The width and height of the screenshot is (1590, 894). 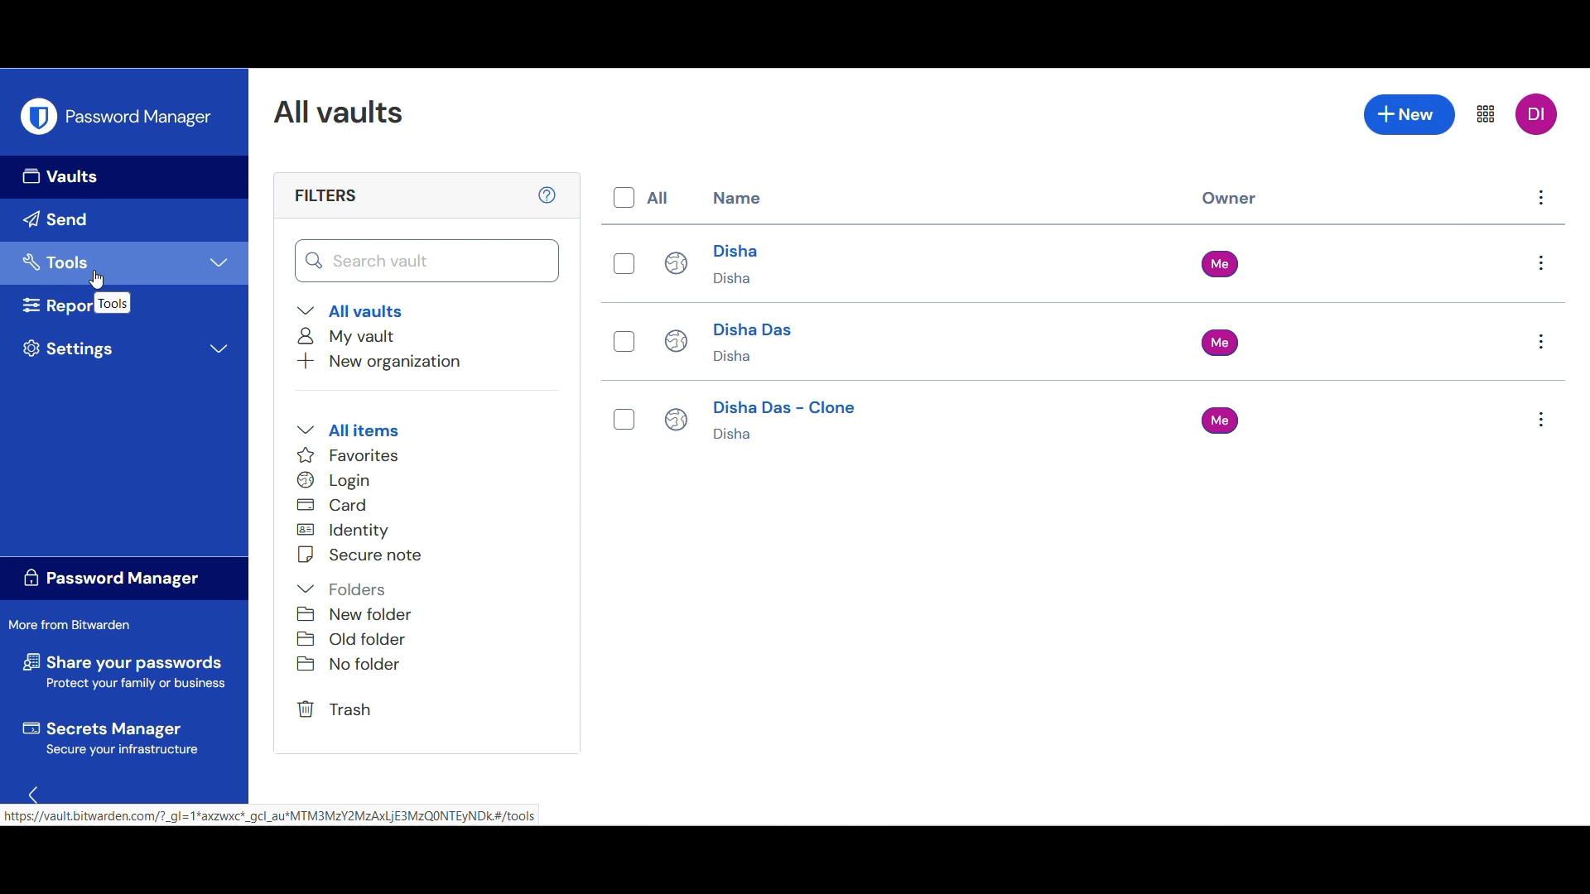 I want to click on Trash, so click(x=338, y=710).